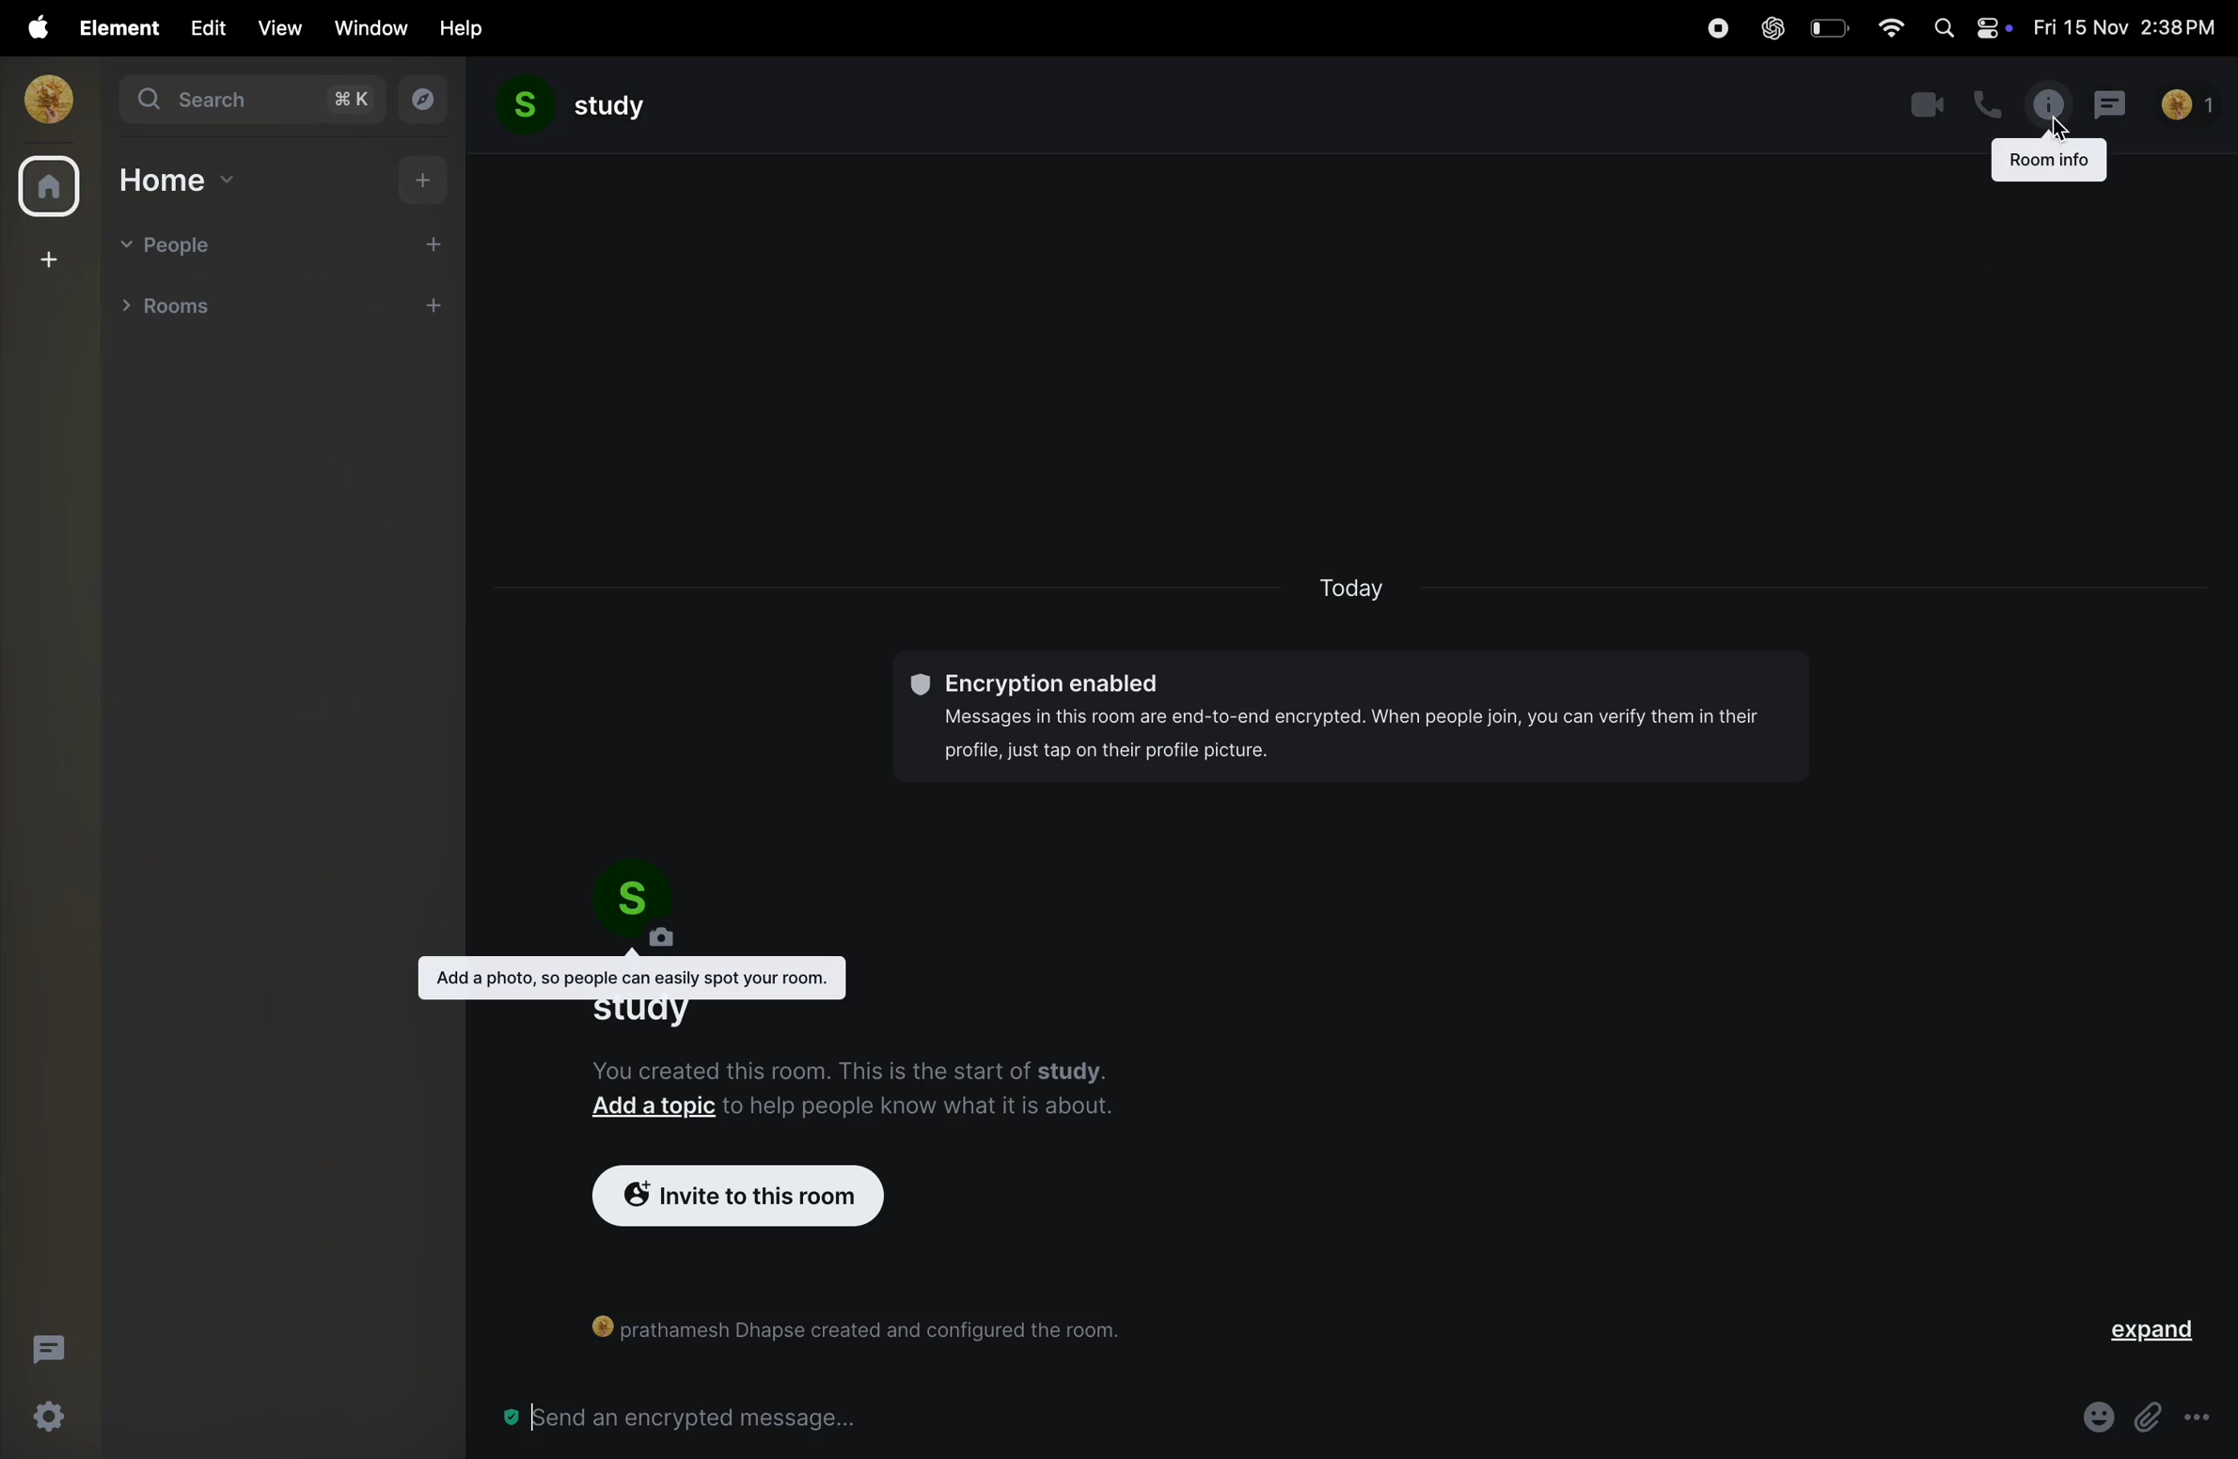 The width and height of the screenshot is (2238, 1459). I want to click on threads , so click(47, 1346).